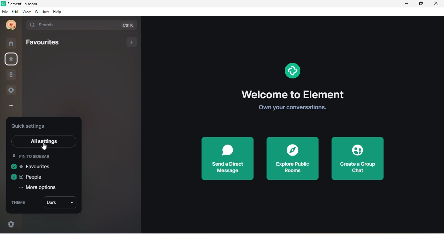  I want to click on element logo, so click(3, 3).